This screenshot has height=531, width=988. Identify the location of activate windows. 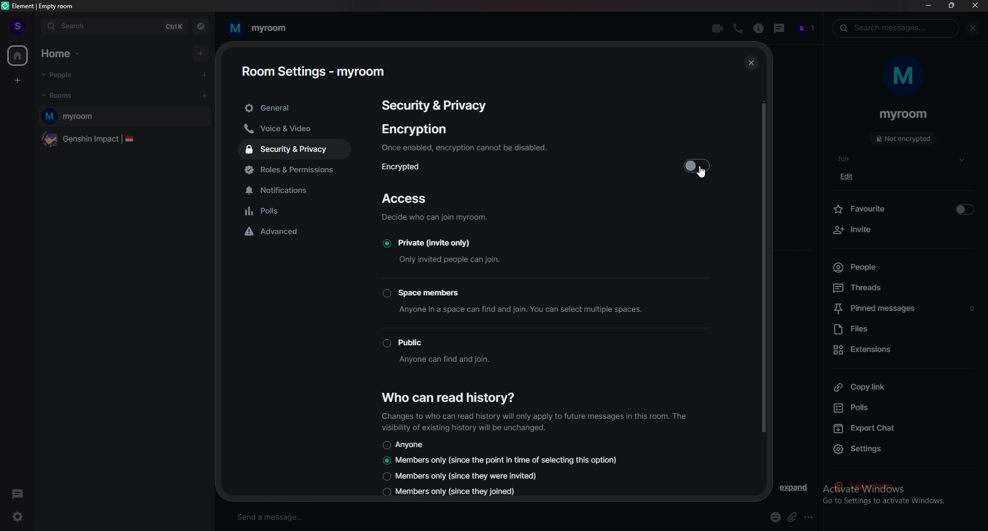
(895, 487).